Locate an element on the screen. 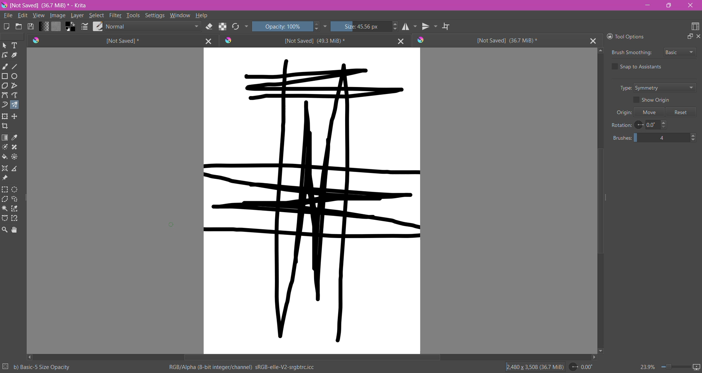 The image size is (702, 373). Unsaved Document Tab3 is located at coordinates (500, 41).